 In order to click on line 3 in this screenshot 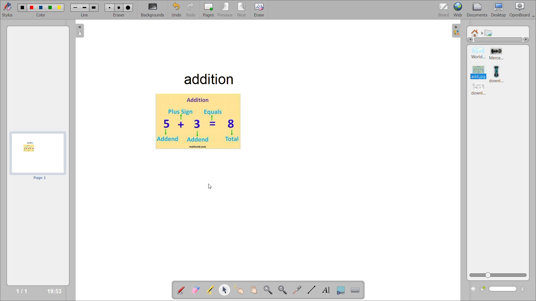, I will do `click(94, 7)`.